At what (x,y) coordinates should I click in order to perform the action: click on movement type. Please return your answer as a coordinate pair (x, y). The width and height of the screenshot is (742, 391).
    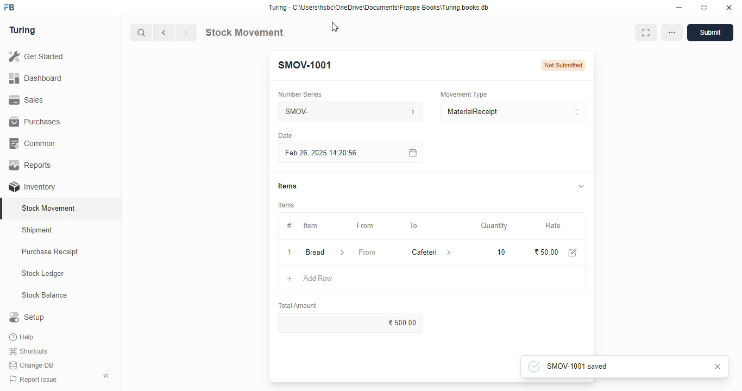
    Looking at the image, I should click on (463, 94).